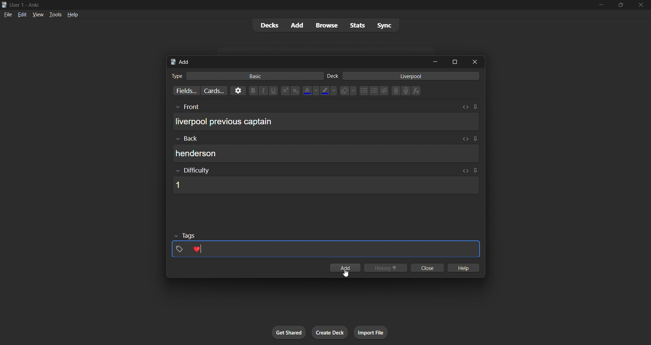 Image resolution: width=651 pixels, height=345 pixels. What do you see at coordinates (237, 90) in the screenshot?
I see `options` at bounding box center [237, 90].